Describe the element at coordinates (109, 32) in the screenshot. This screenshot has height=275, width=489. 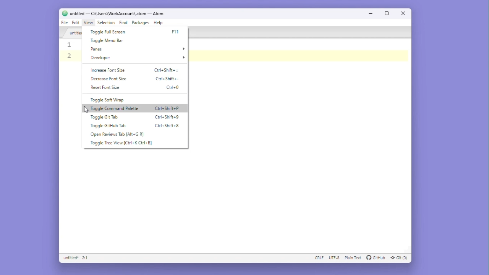
I see `toggle full screen` at that location.